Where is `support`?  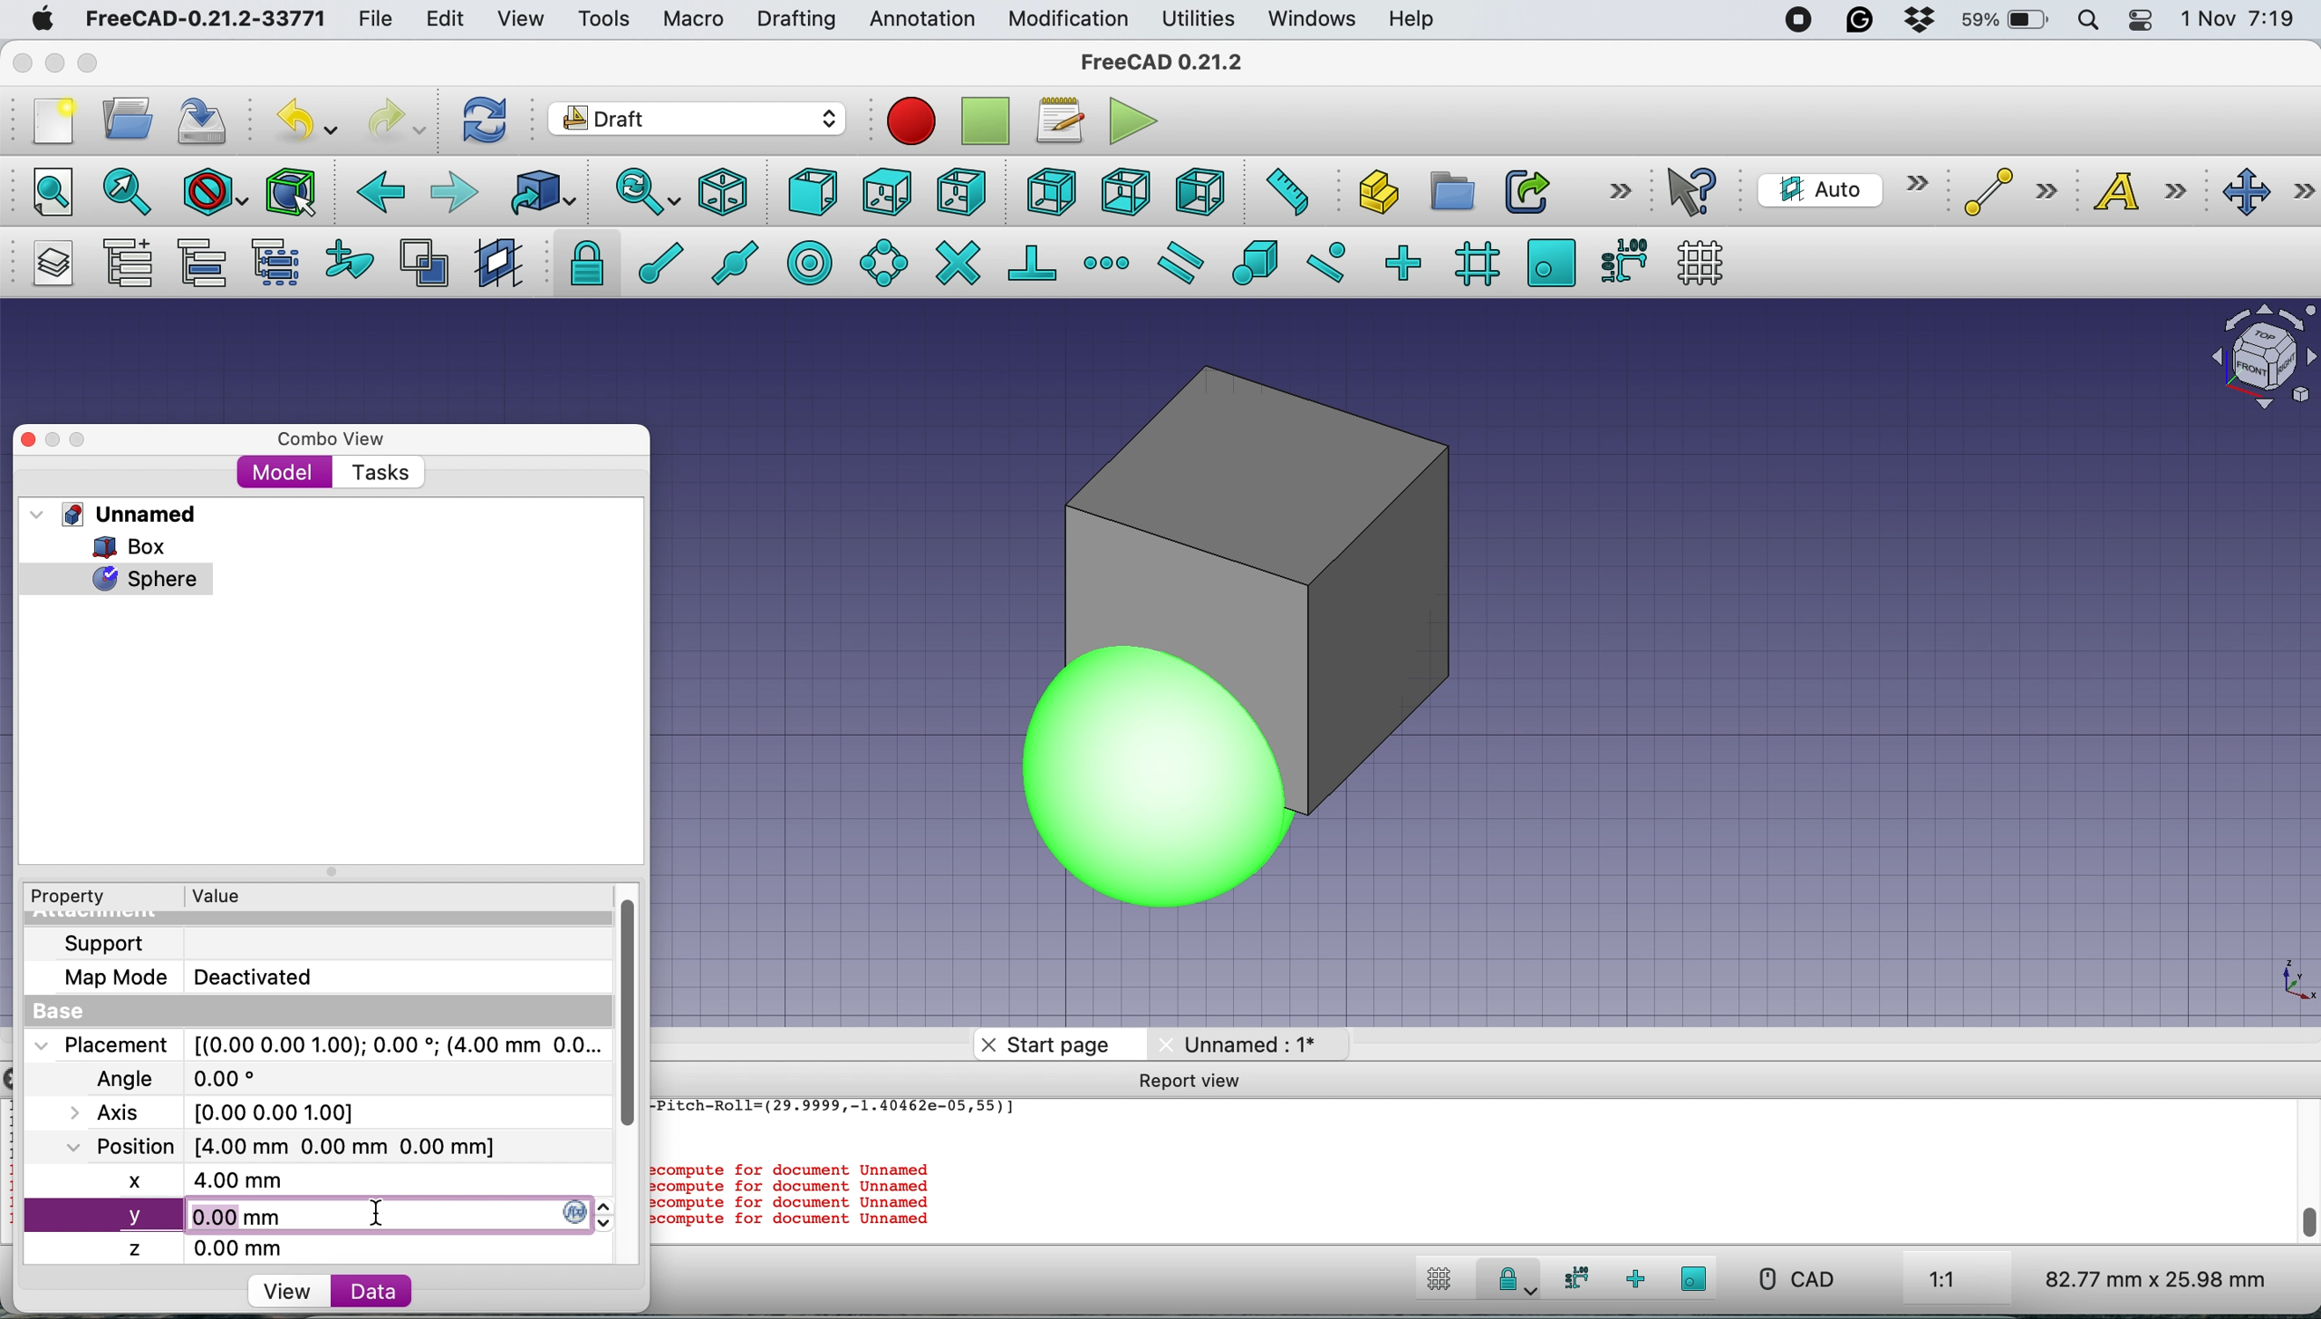
support is located at coordinates (110, 941).